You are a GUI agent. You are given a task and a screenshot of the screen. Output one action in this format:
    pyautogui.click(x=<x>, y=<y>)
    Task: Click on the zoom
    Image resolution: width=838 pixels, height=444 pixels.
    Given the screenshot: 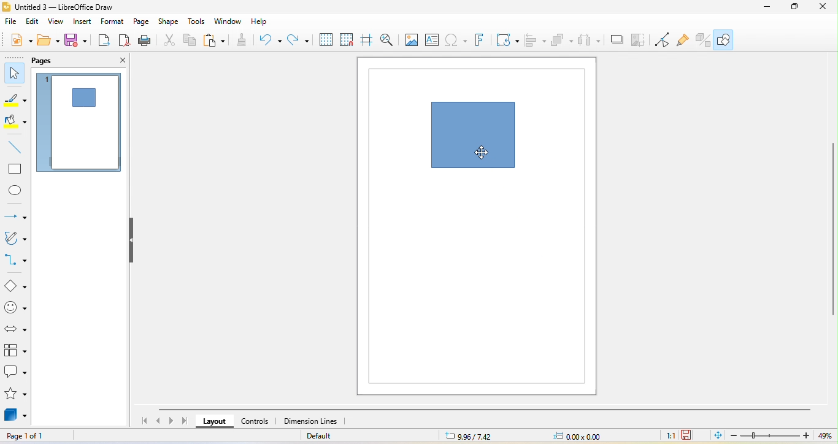 What is the action you would take?
    pyautogui.click(x=780, y=437)
    